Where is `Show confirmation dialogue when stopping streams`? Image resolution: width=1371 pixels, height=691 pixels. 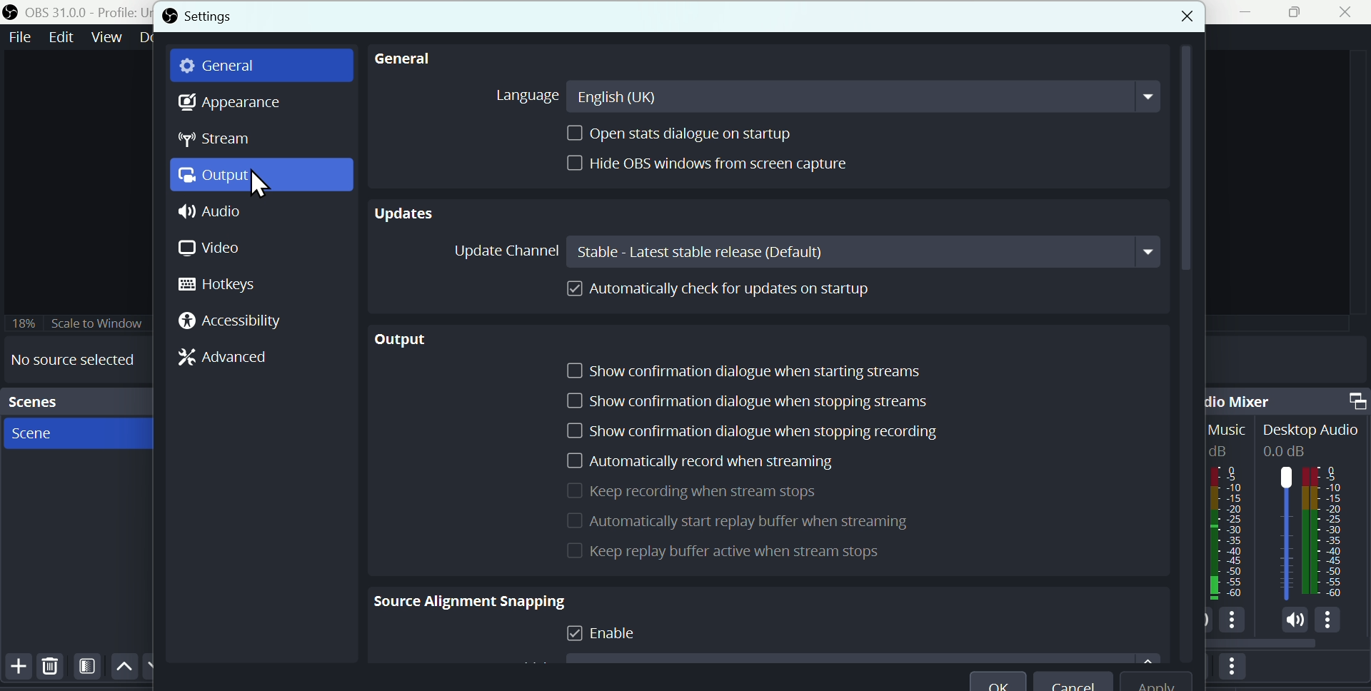
Show confirmation dialogue when stopping streams is located at coordinates (753, 401).